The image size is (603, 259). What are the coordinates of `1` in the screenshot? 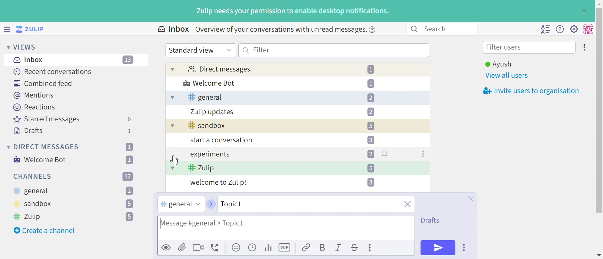 It's located at (131, 160).